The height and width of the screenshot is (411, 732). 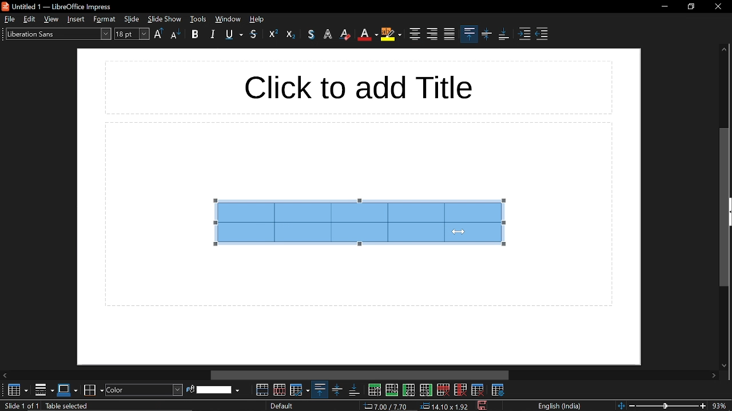 What do you see at coordinates (158, 33) in the screenshot?
I see `upper case` at bounding box center [158, 33].